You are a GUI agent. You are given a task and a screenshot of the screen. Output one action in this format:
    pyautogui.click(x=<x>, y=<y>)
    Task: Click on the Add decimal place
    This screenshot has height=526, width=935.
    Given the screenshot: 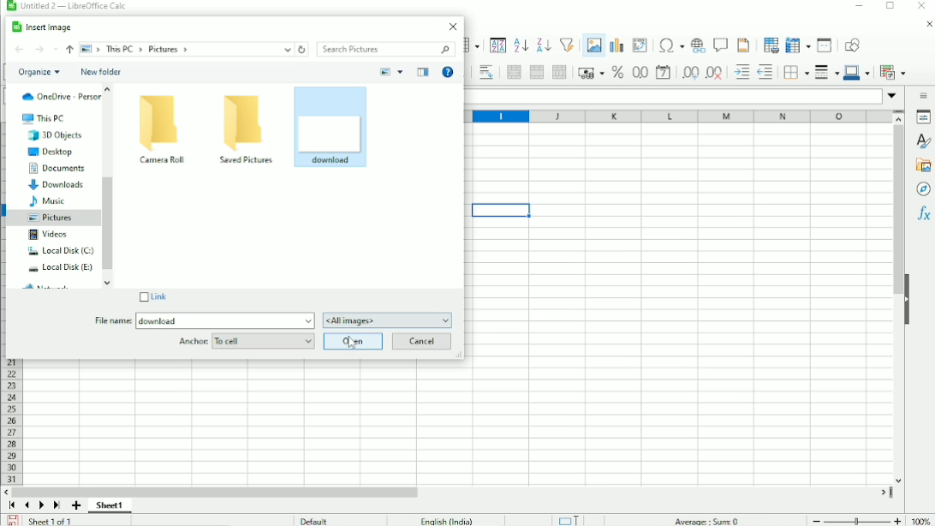 What is the action you would take?
    pyautogui.click(x=688, y=73)
    